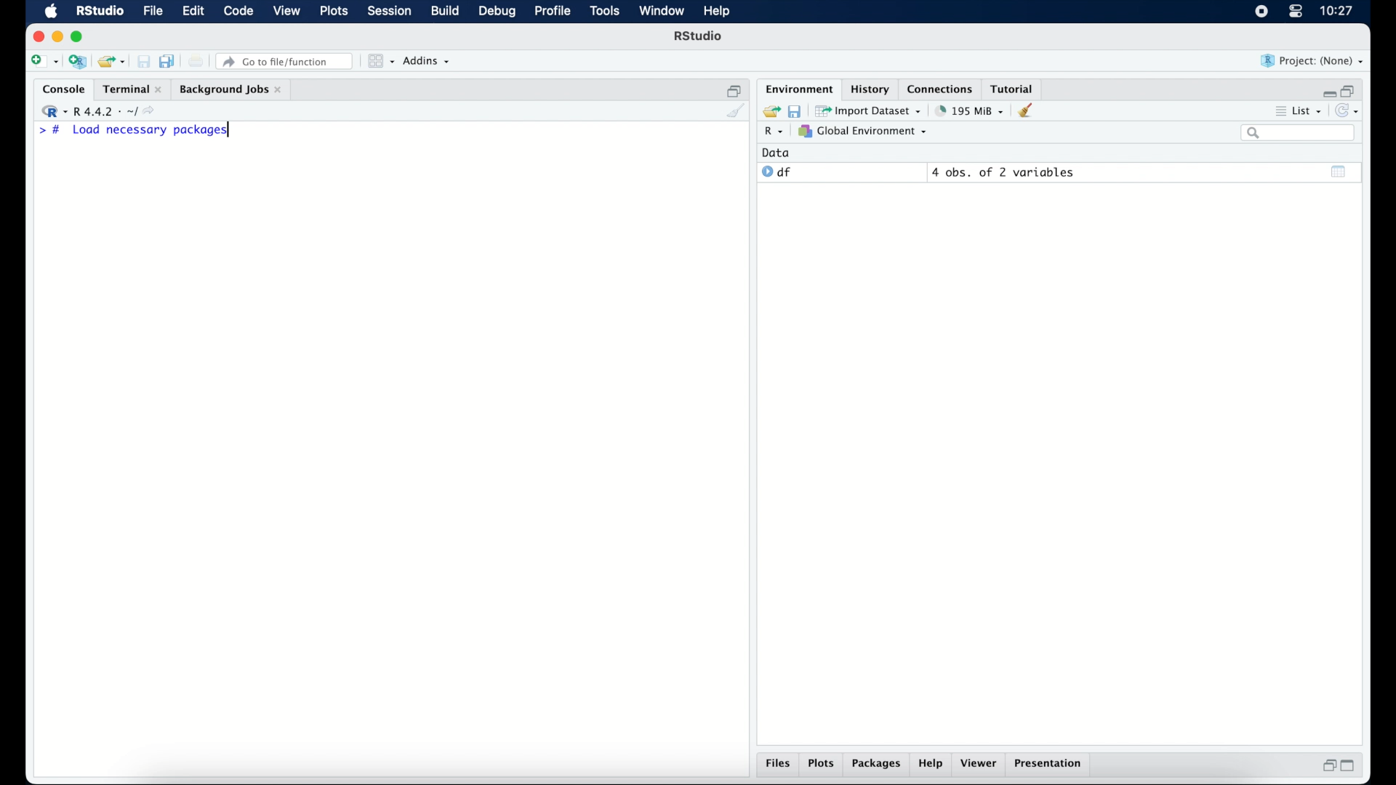 This screenshot has height=785, width=1396. Describe the element at coordinates (794, 110) in the screenshot. I see `save` at that location.